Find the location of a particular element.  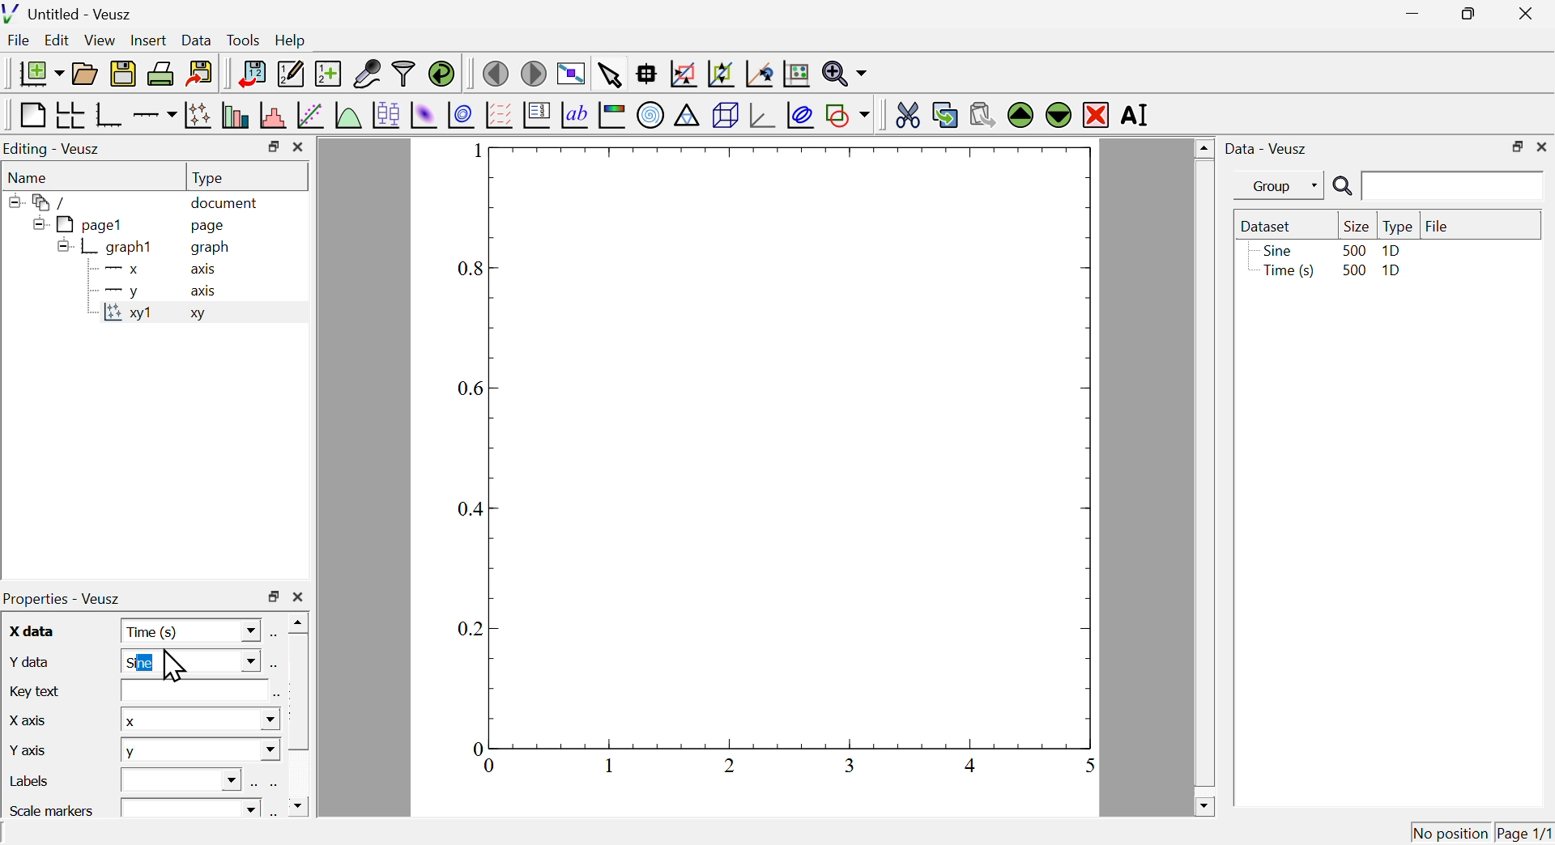

create new data sets using ranges is located at coordinates (328, 72).